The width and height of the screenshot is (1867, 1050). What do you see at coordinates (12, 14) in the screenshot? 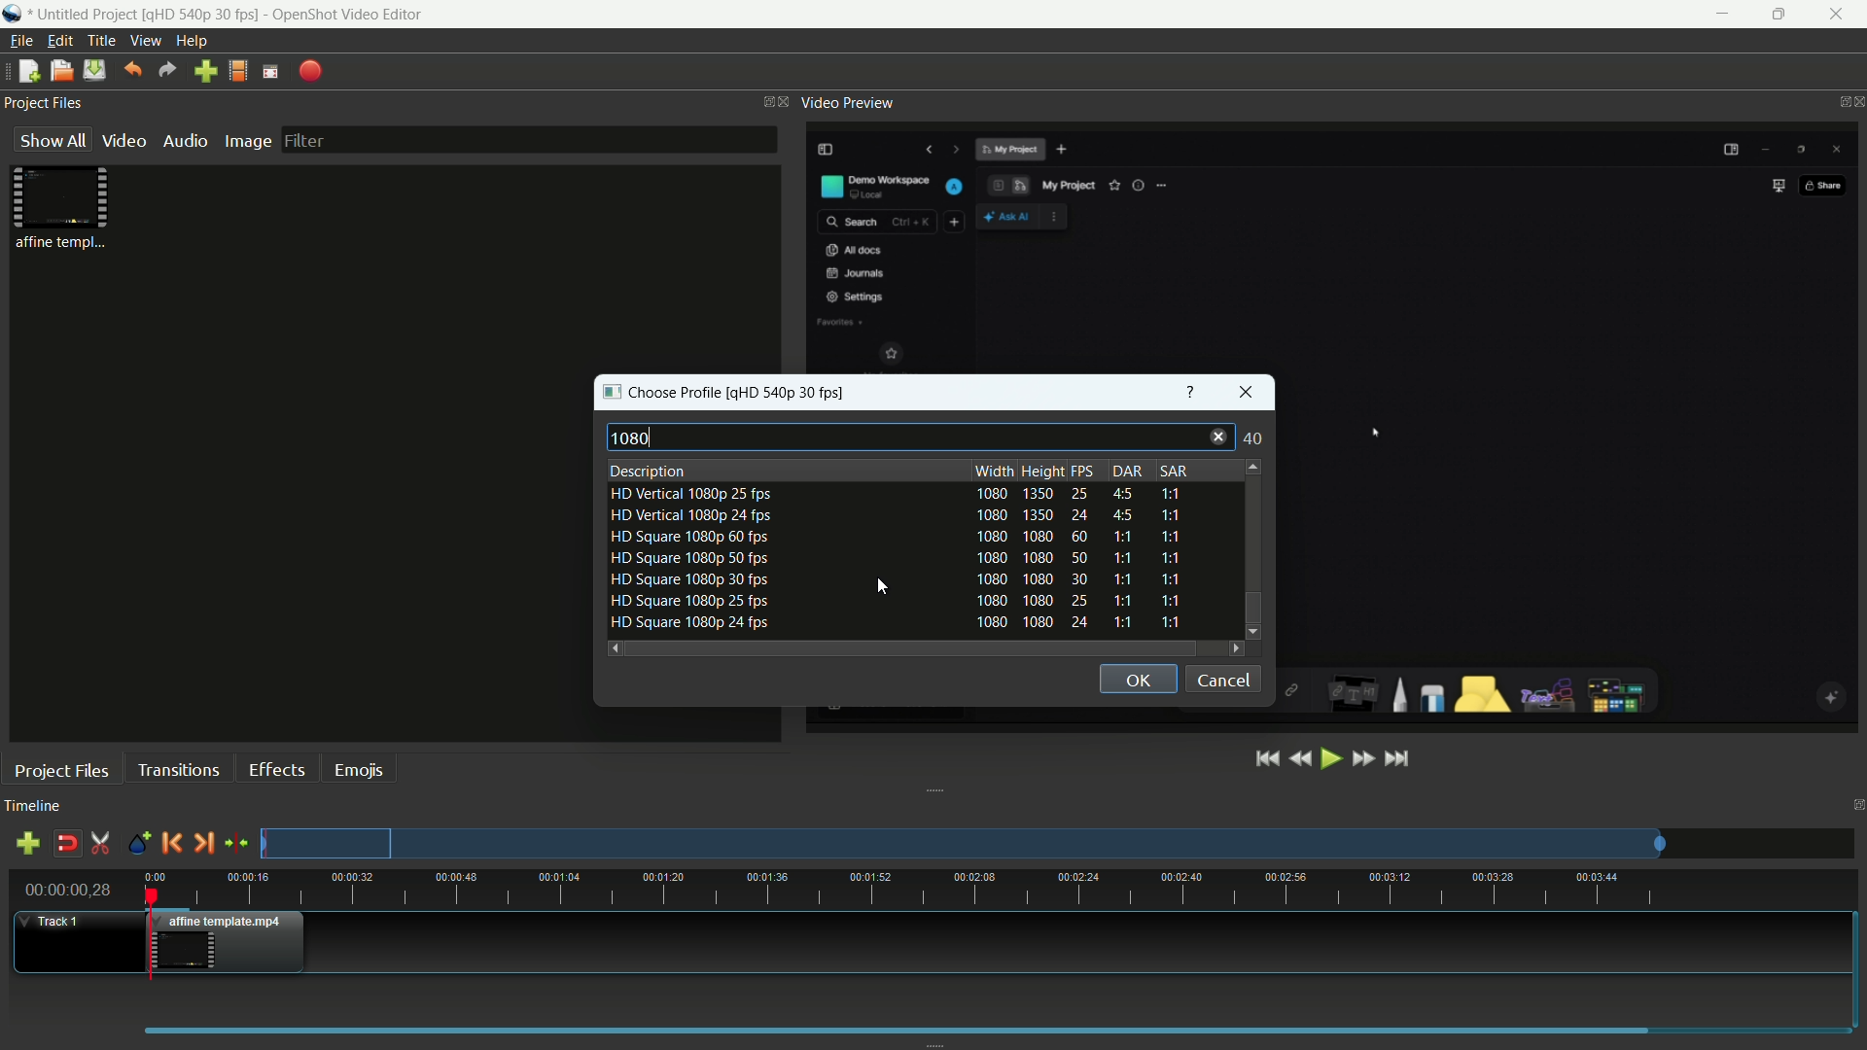
I see `app icon` at bounding box center [12, 14].